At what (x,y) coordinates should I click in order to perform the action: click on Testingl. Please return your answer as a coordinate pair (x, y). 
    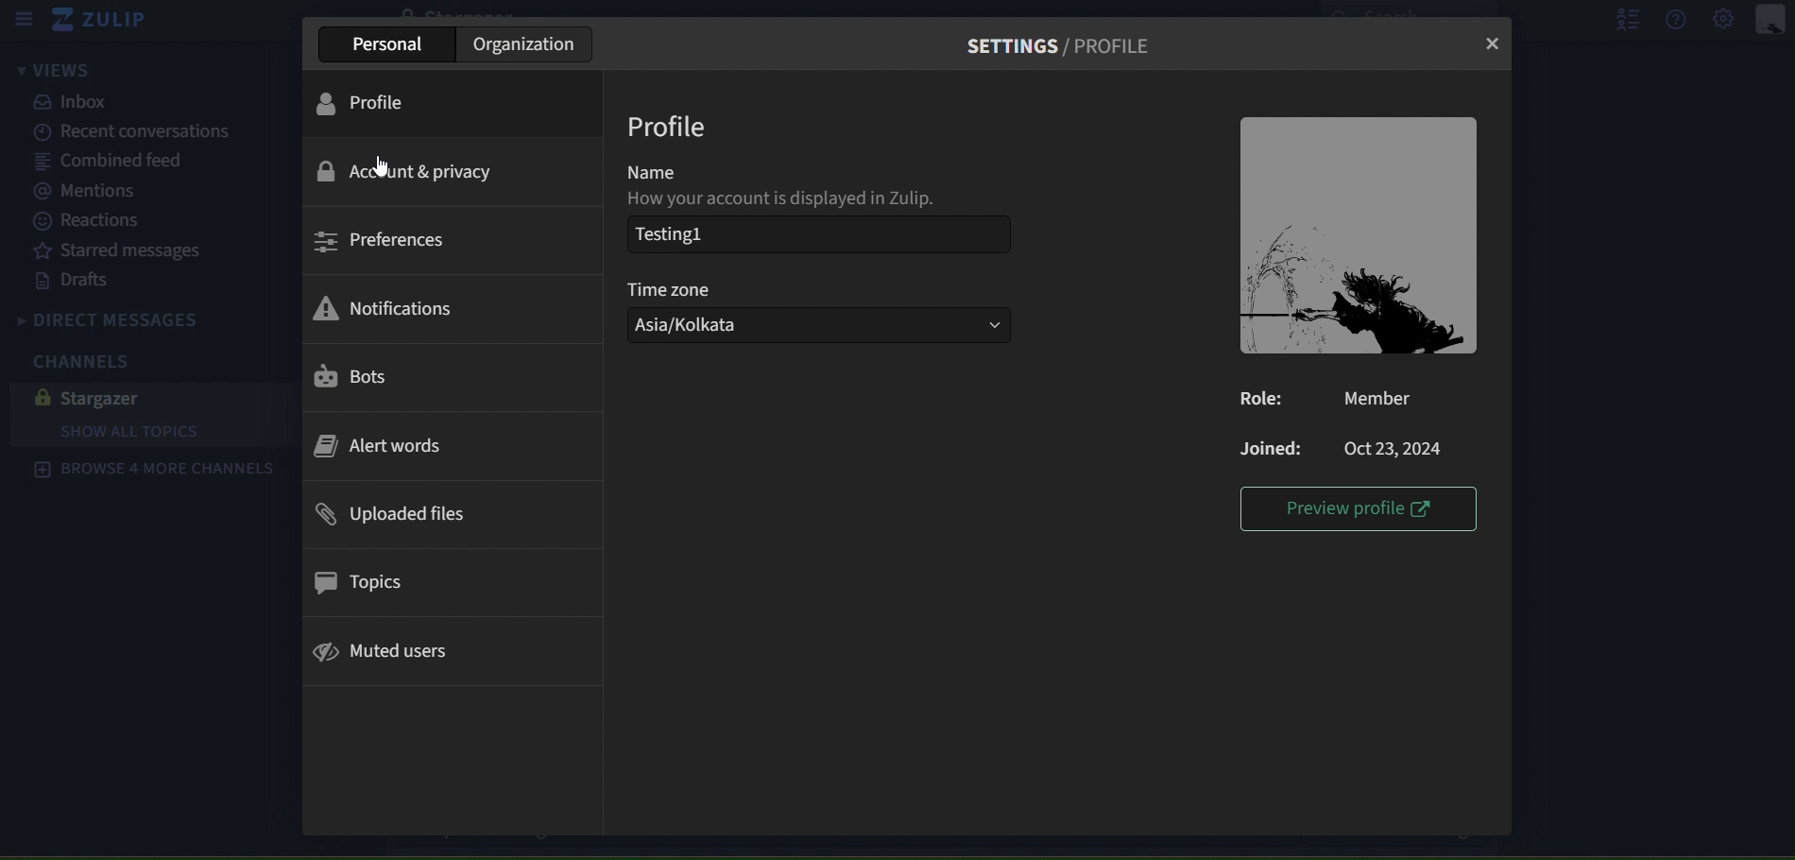
    Looking at the image, I should click on (670, 233).